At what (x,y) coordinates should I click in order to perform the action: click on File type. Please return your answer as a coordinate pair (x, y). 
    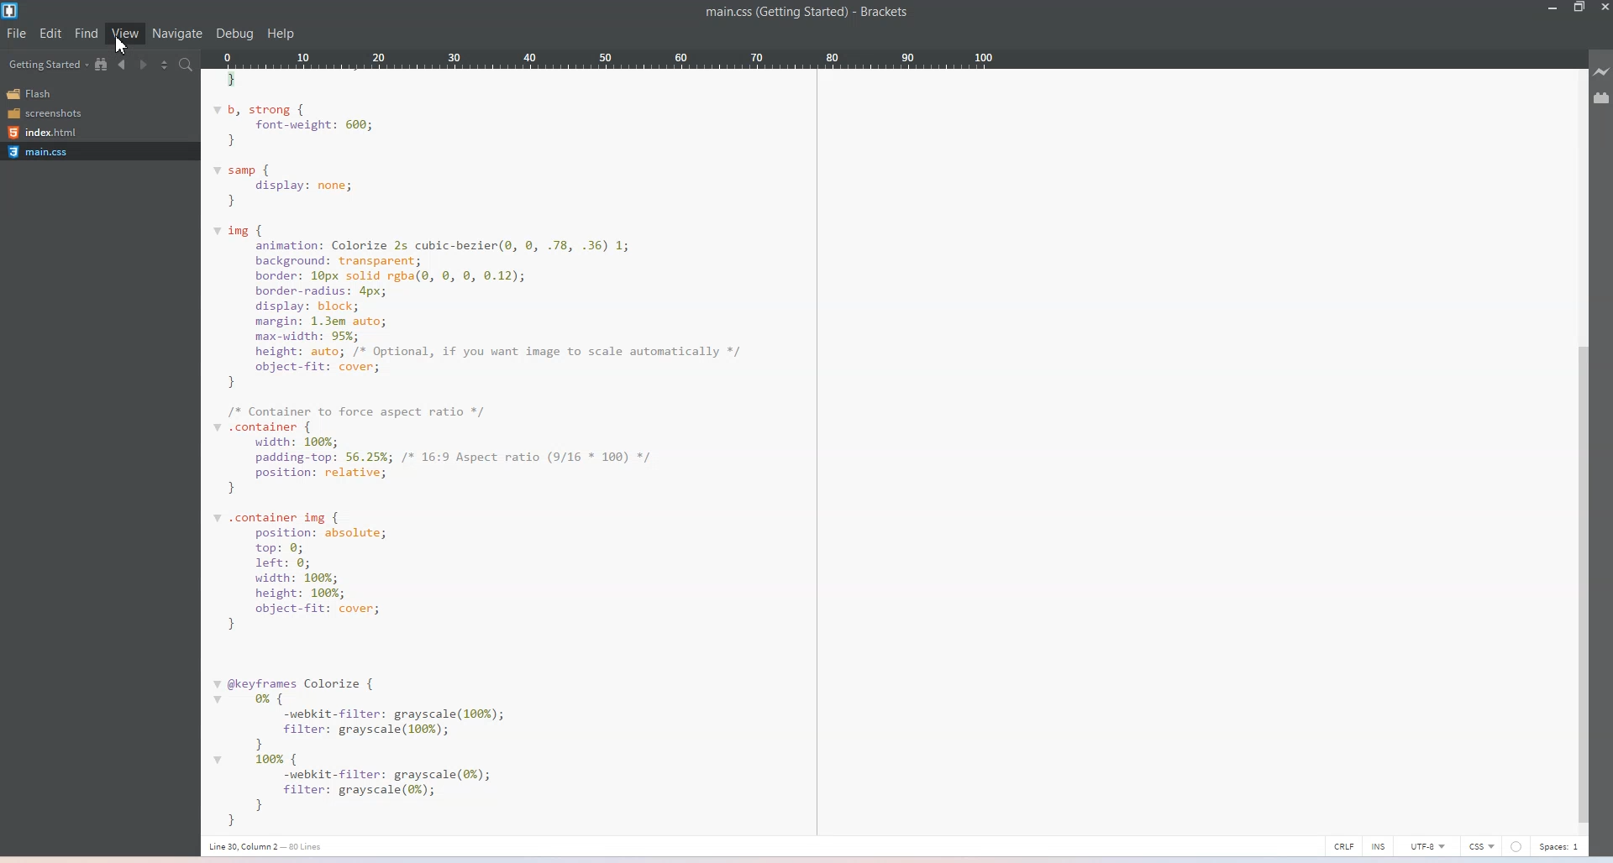
    Looking at the image, I should click on (1482, 847).